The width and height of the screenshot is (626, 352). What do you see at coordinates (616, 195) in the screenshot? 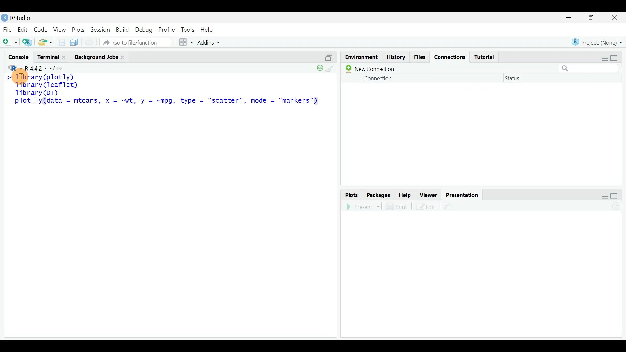
I see `maximize` at bounding box center [616, 195].